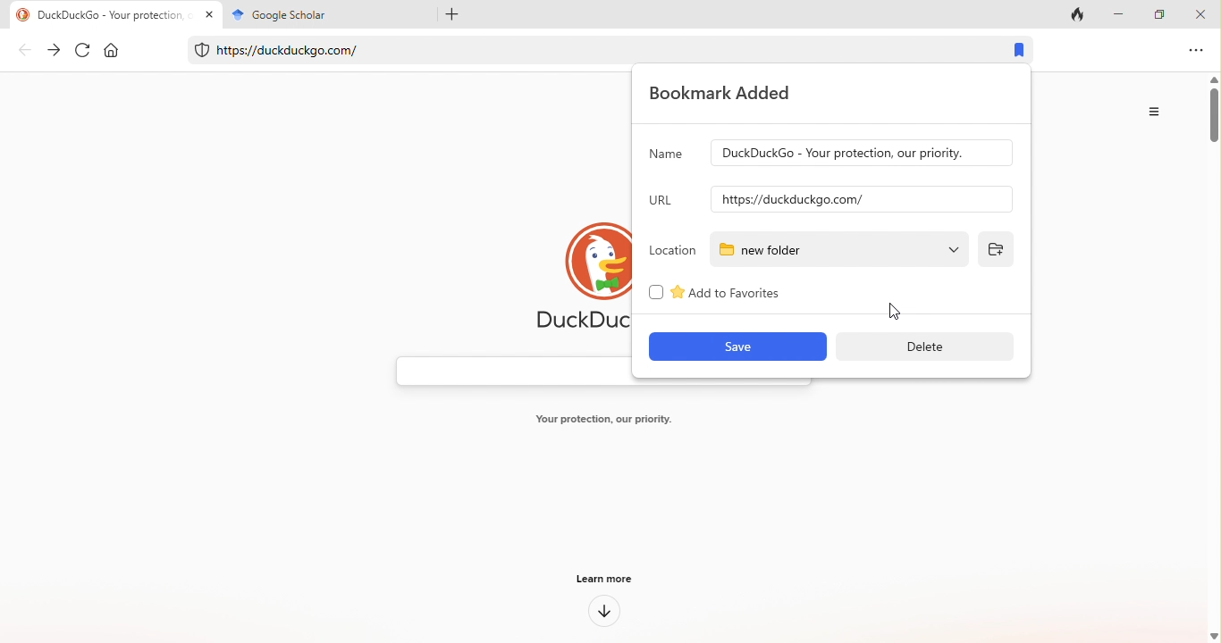 The height and width of the screenshot is (643, 1221). Describe the element at coordinates (662, 199) in the screenshot. I see `url` at that location.